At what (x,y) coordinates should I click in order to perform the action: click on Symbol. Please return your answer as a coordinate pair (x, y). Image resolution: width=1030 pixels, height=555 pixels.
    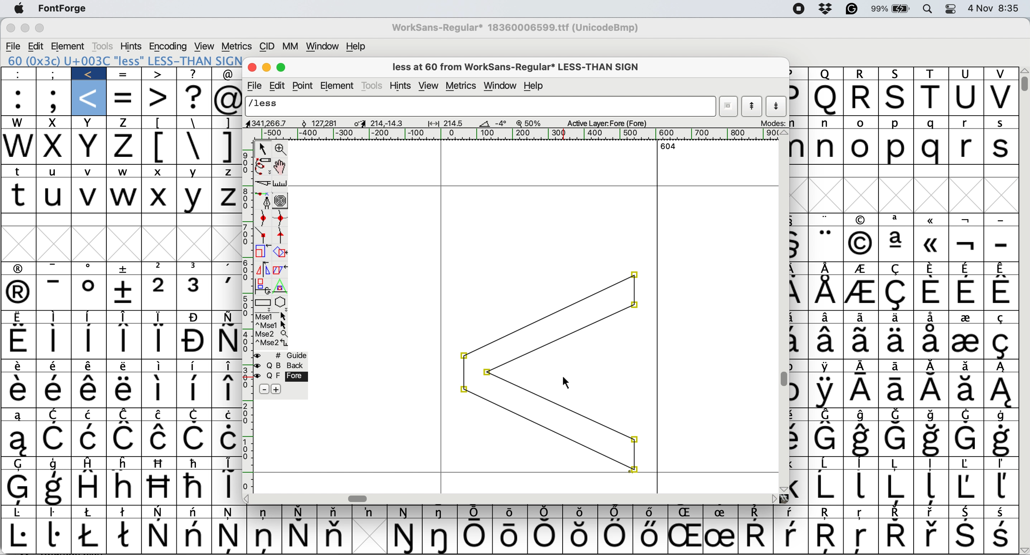
    Looking at the image, I should click on (721, 512).